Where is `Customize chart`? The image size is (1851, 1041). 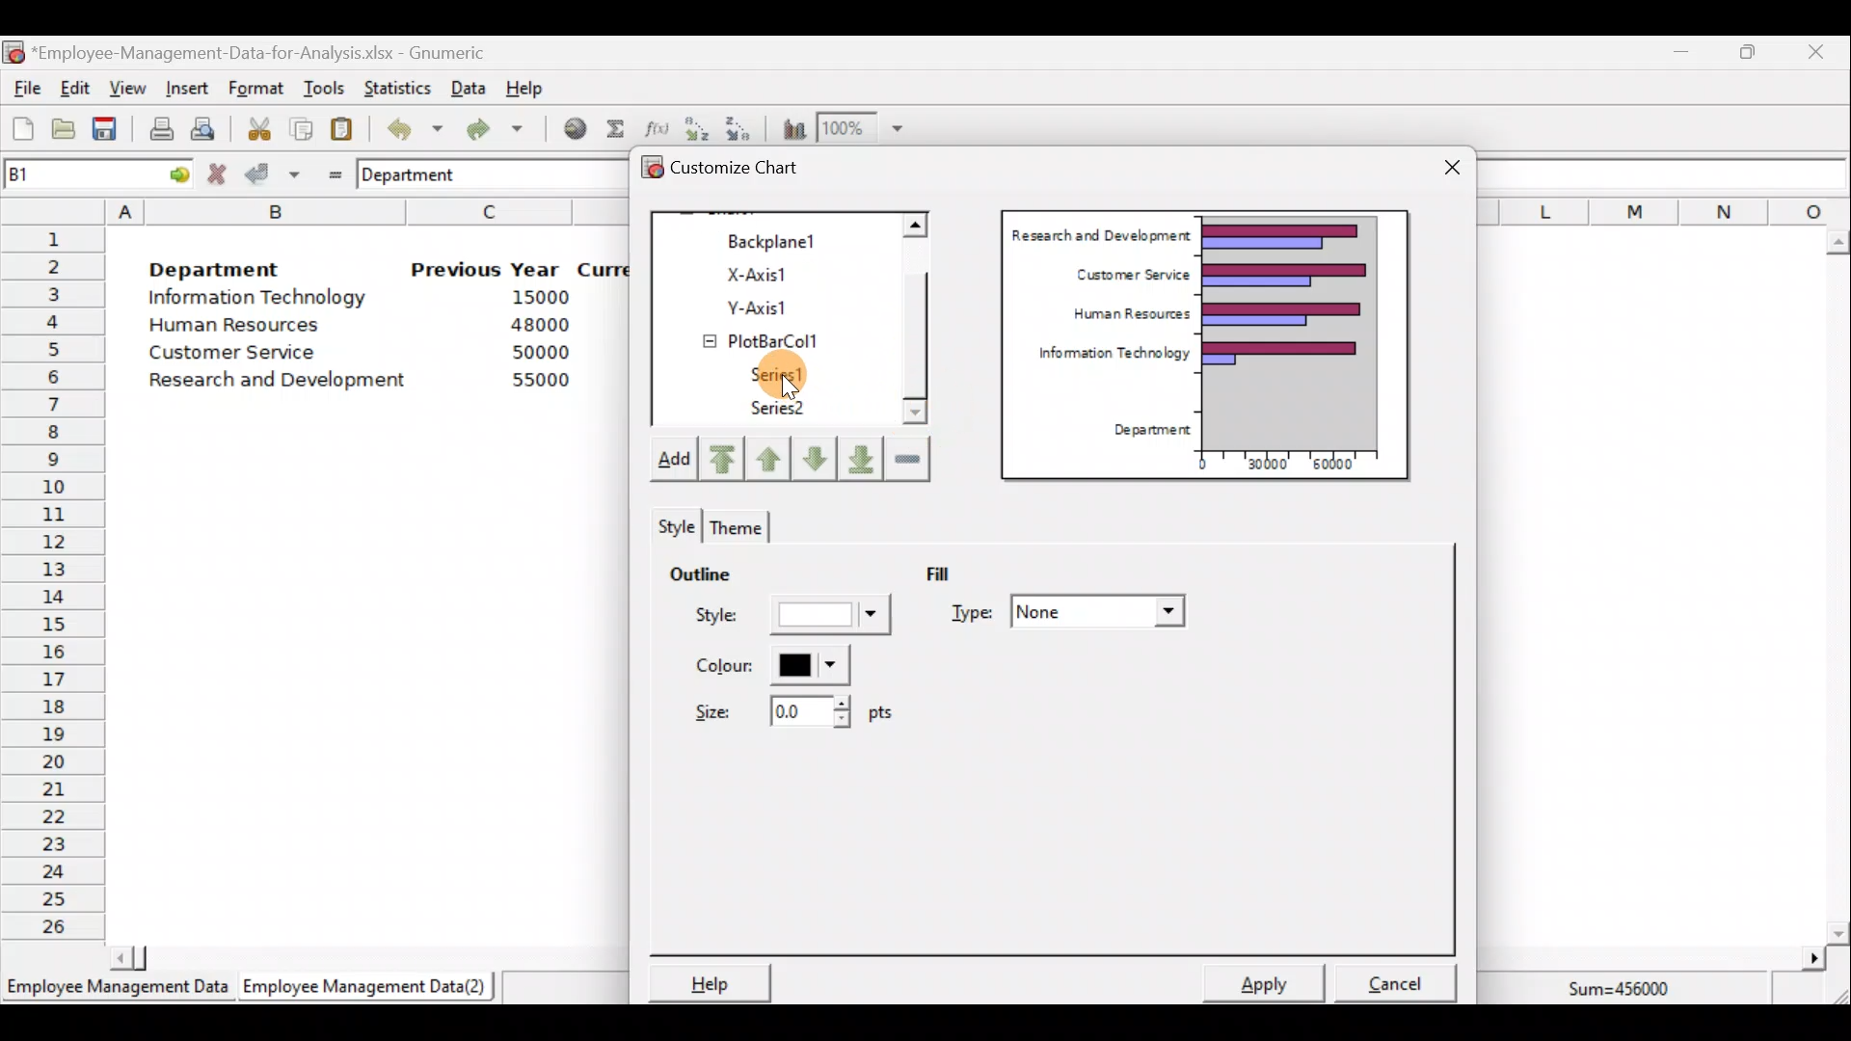
Customize chart is located at coordinates (748, 171).